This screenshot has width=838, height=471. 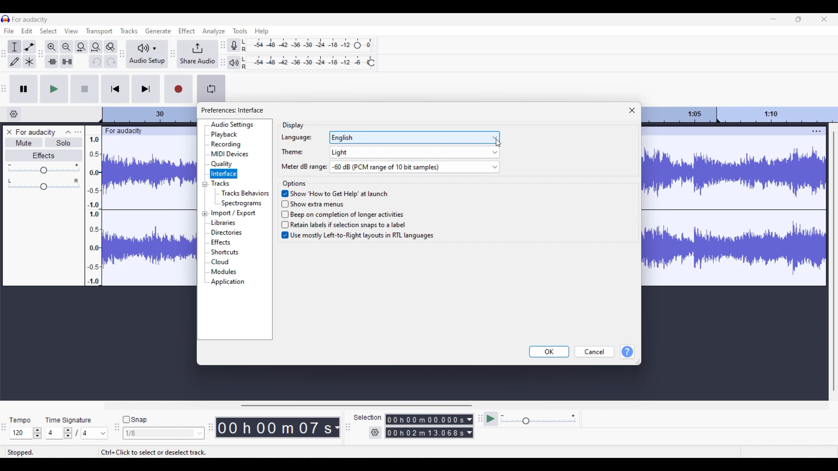 I want to click on Undo, so click(x=96, y=61).